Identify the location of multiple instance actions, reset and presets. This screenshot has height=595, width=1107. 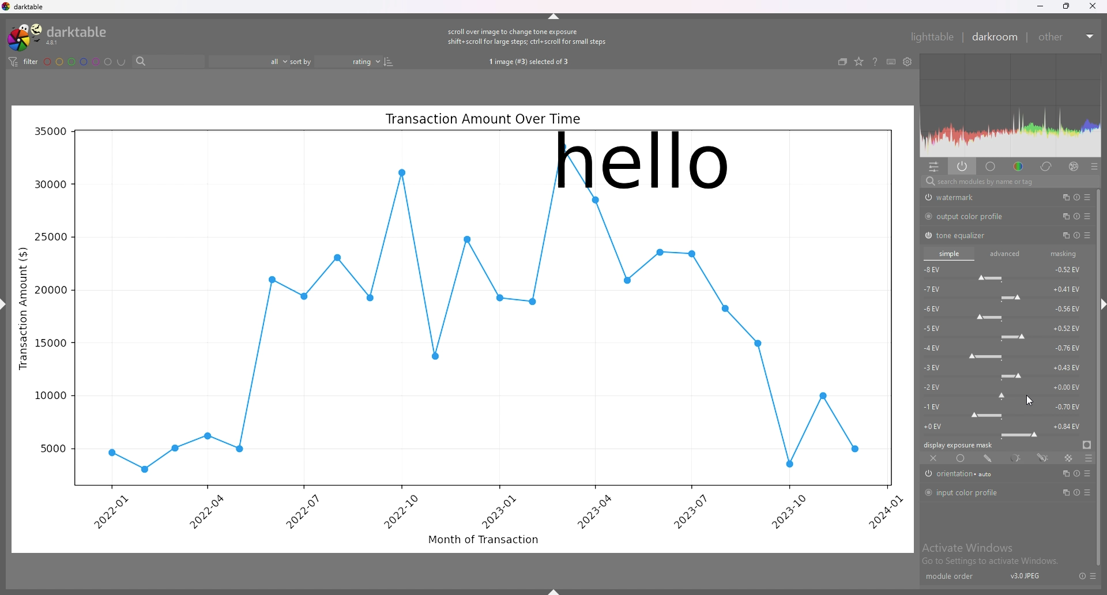
(1076, 474).